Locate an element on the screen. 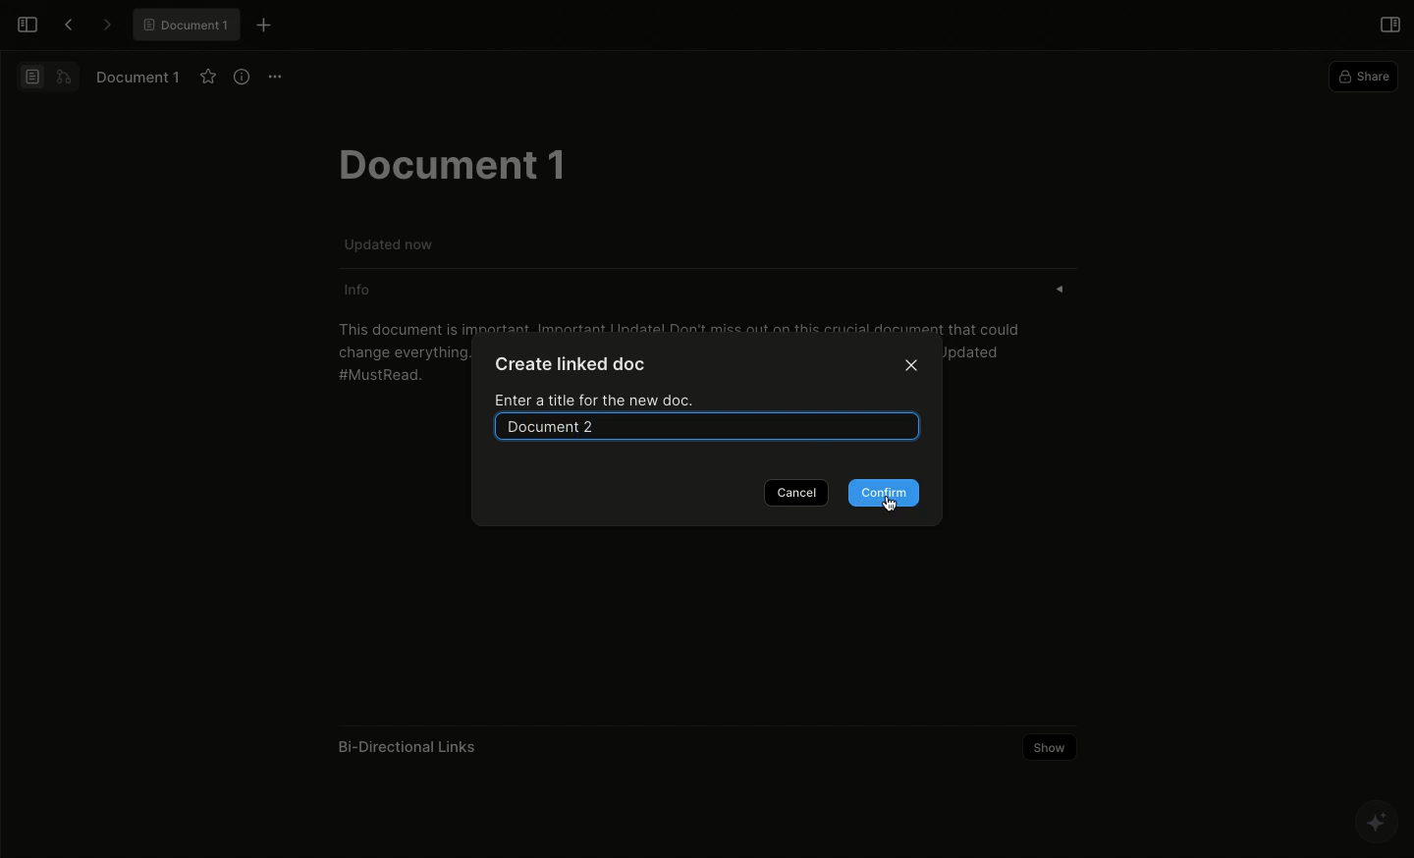 This screenshot has height=858, width=1414. AFFINE AI is located at coordinates (1374, 823).